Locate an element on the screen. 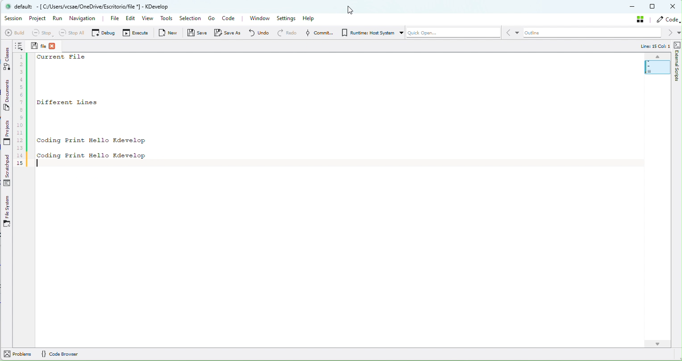  Quick Open is located at coordinates (449, 34).